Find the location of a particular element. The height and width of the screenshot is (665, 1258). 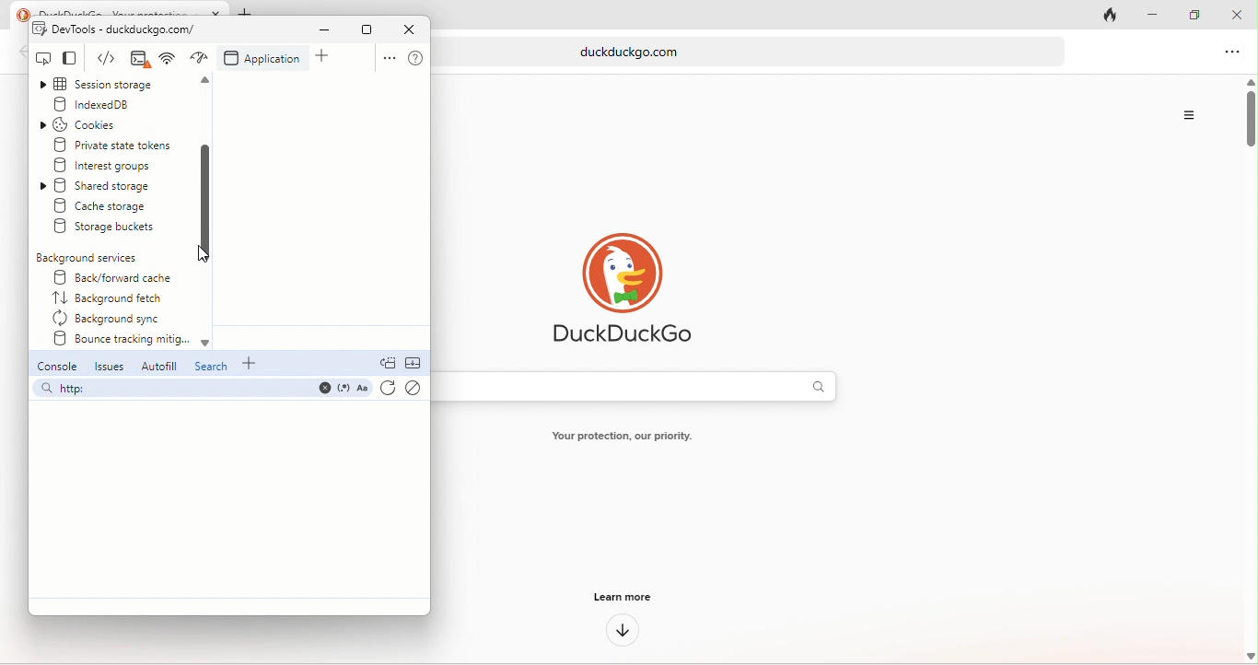

minimize is located at coordinates (1146, 16).